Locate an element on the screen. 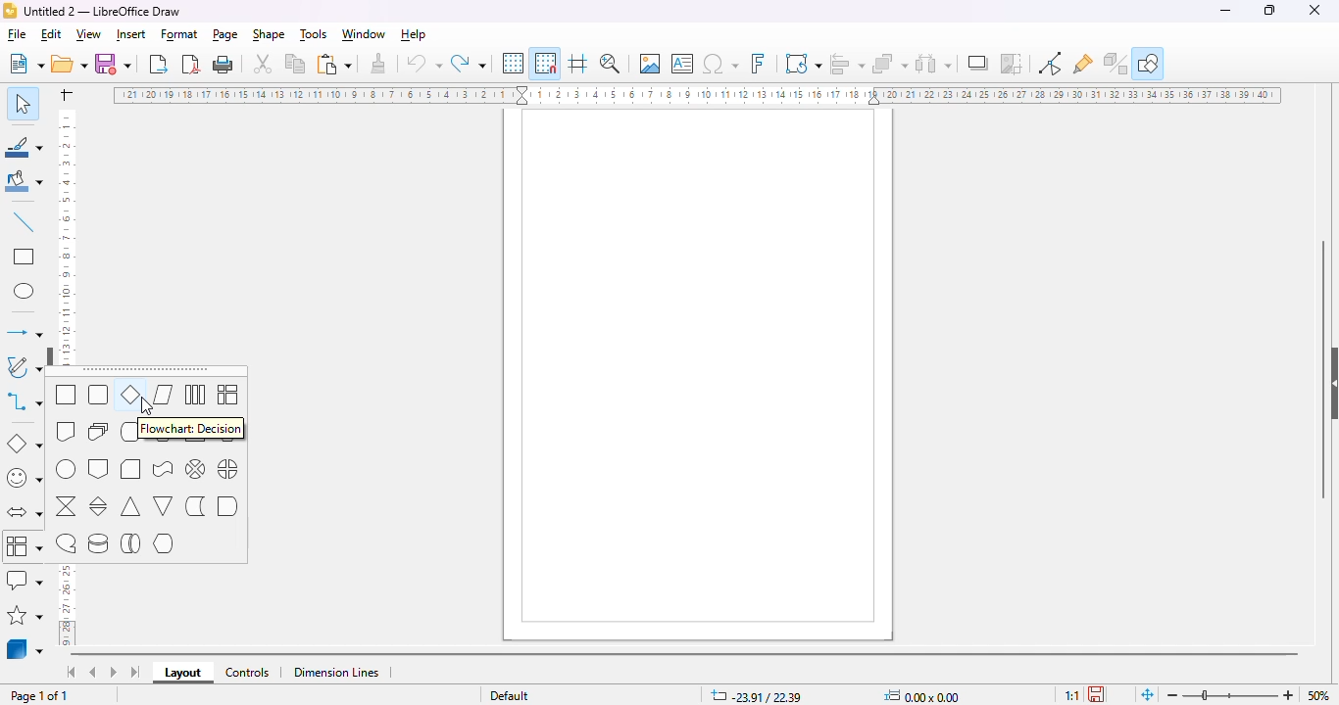 This screenshot has height=705, width=1339. window is located at coordinates (365, 34).